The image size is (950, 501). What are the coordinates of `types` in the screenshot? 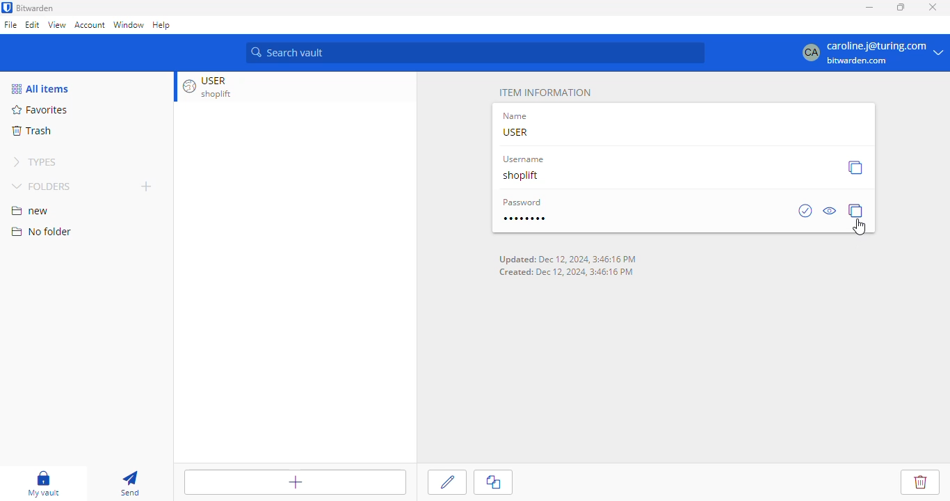 It's located at (35, 162).